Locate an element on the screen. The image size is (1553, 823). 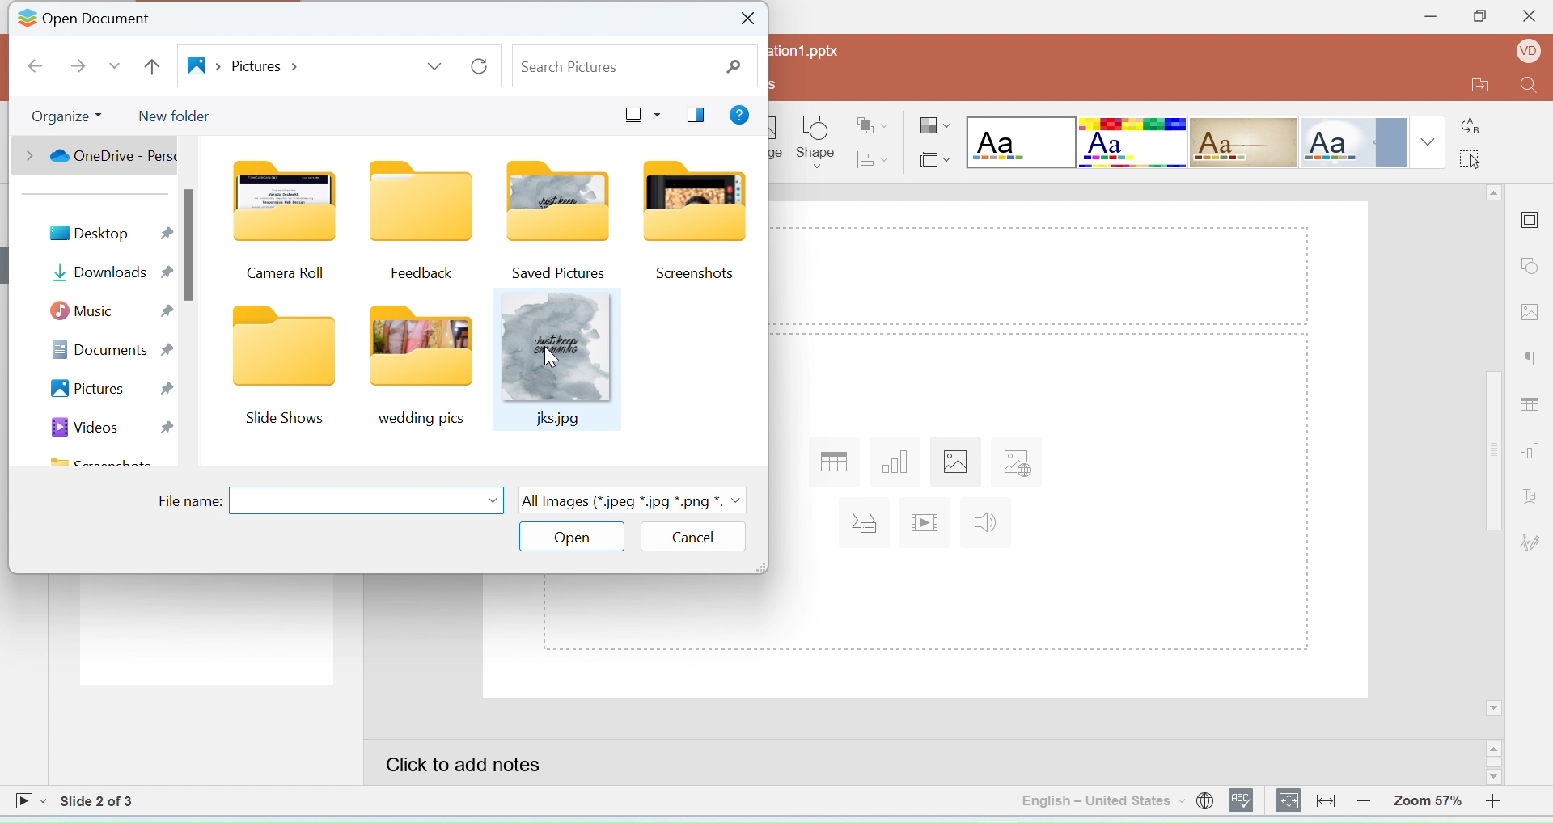
image file is located at coordinates (559, 361).